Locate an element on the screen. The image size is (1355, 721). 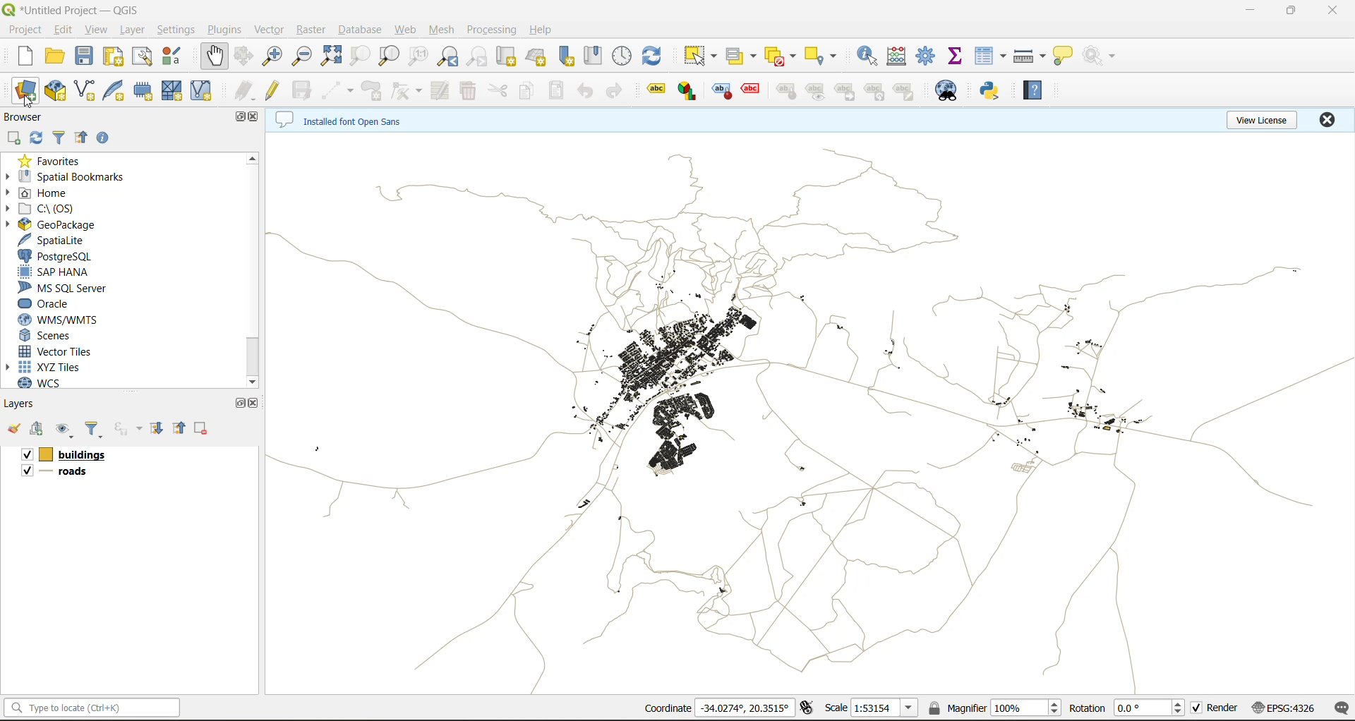
sap hana is located at coordinates (54, 272).